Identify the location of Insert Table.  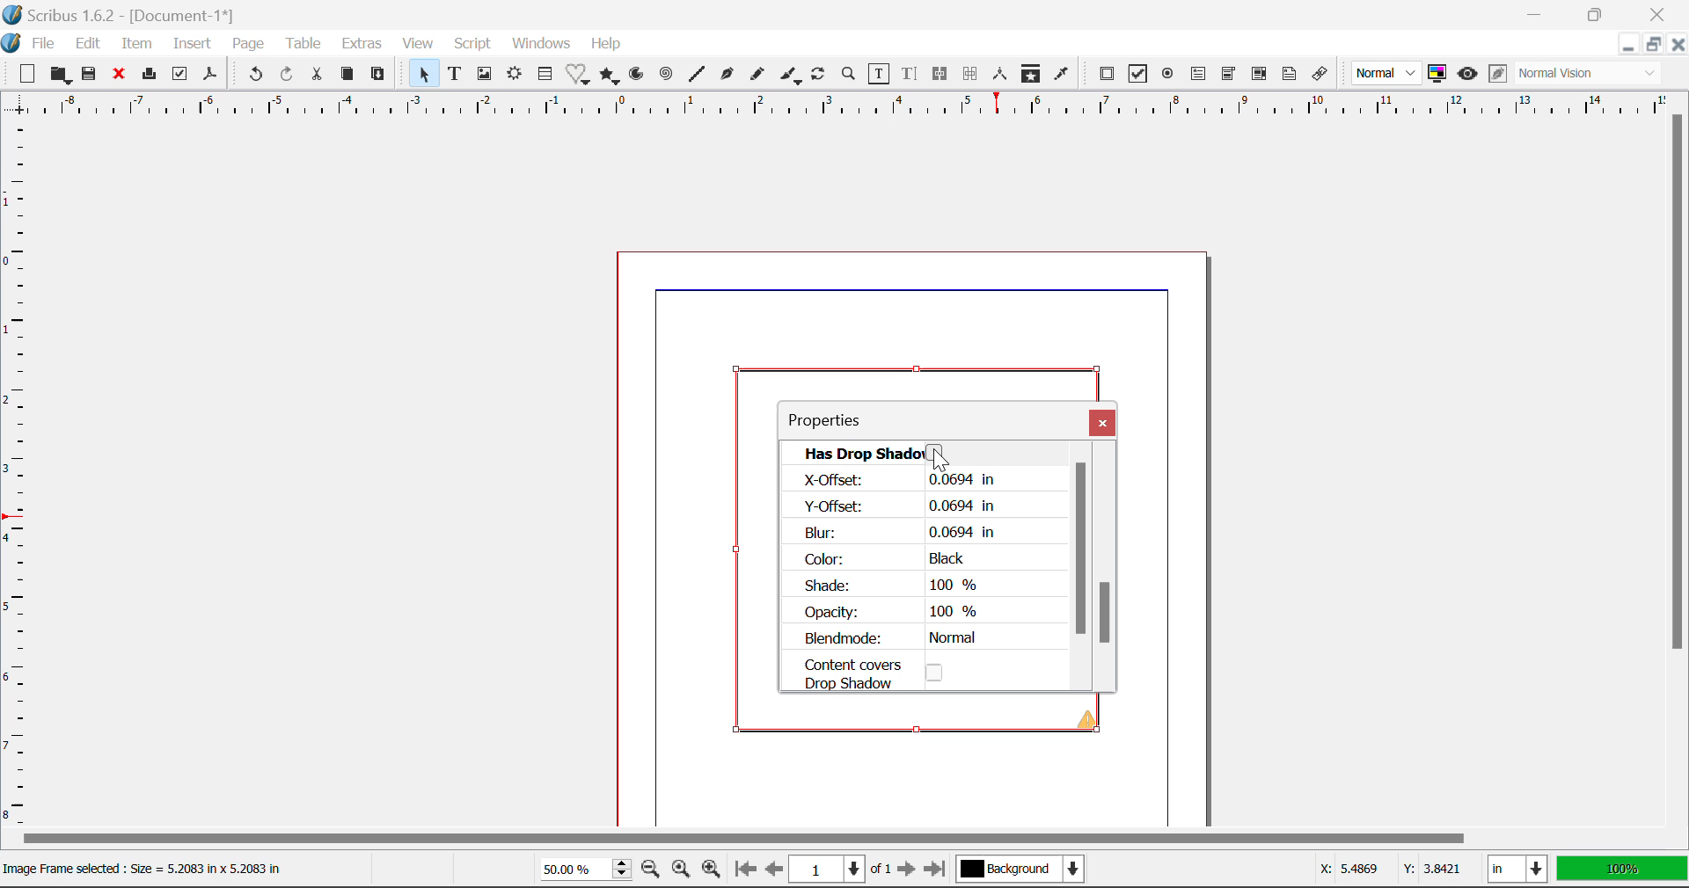
(548, 76).